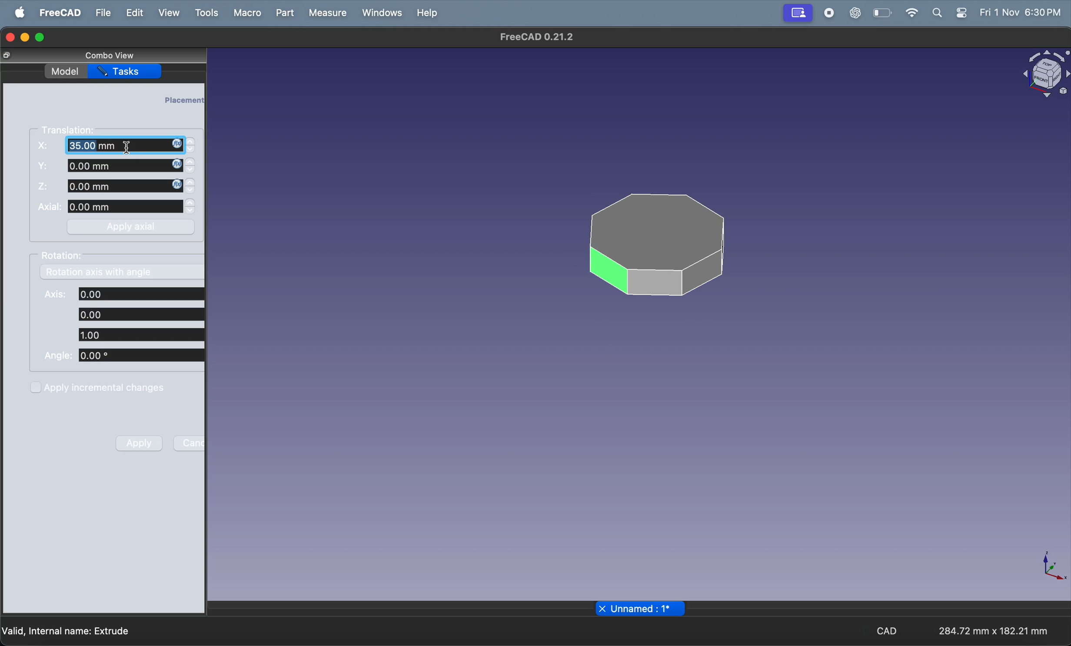 This screenshot has height=646, width=1071. What do you see at coordinates (107, 55) in the screenshot?
I see `combo view` at bounding box center [107, 55].